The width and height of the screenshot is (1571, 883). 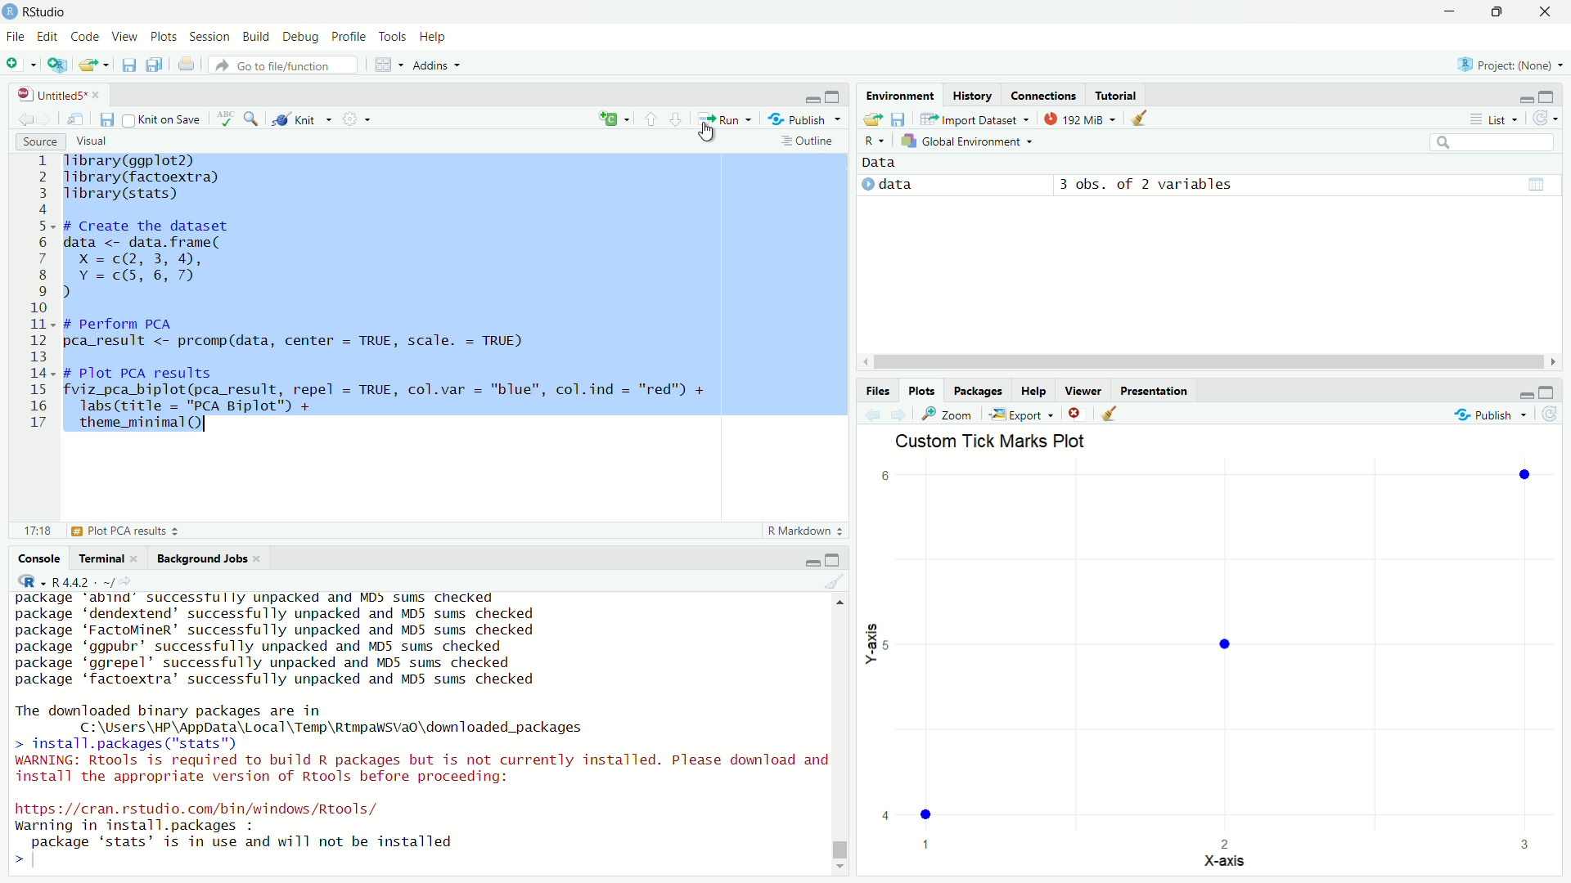 What do you see at coordinates (713, 131) in the screenshot?
I see `cursor` at bounding box center [713, 131].